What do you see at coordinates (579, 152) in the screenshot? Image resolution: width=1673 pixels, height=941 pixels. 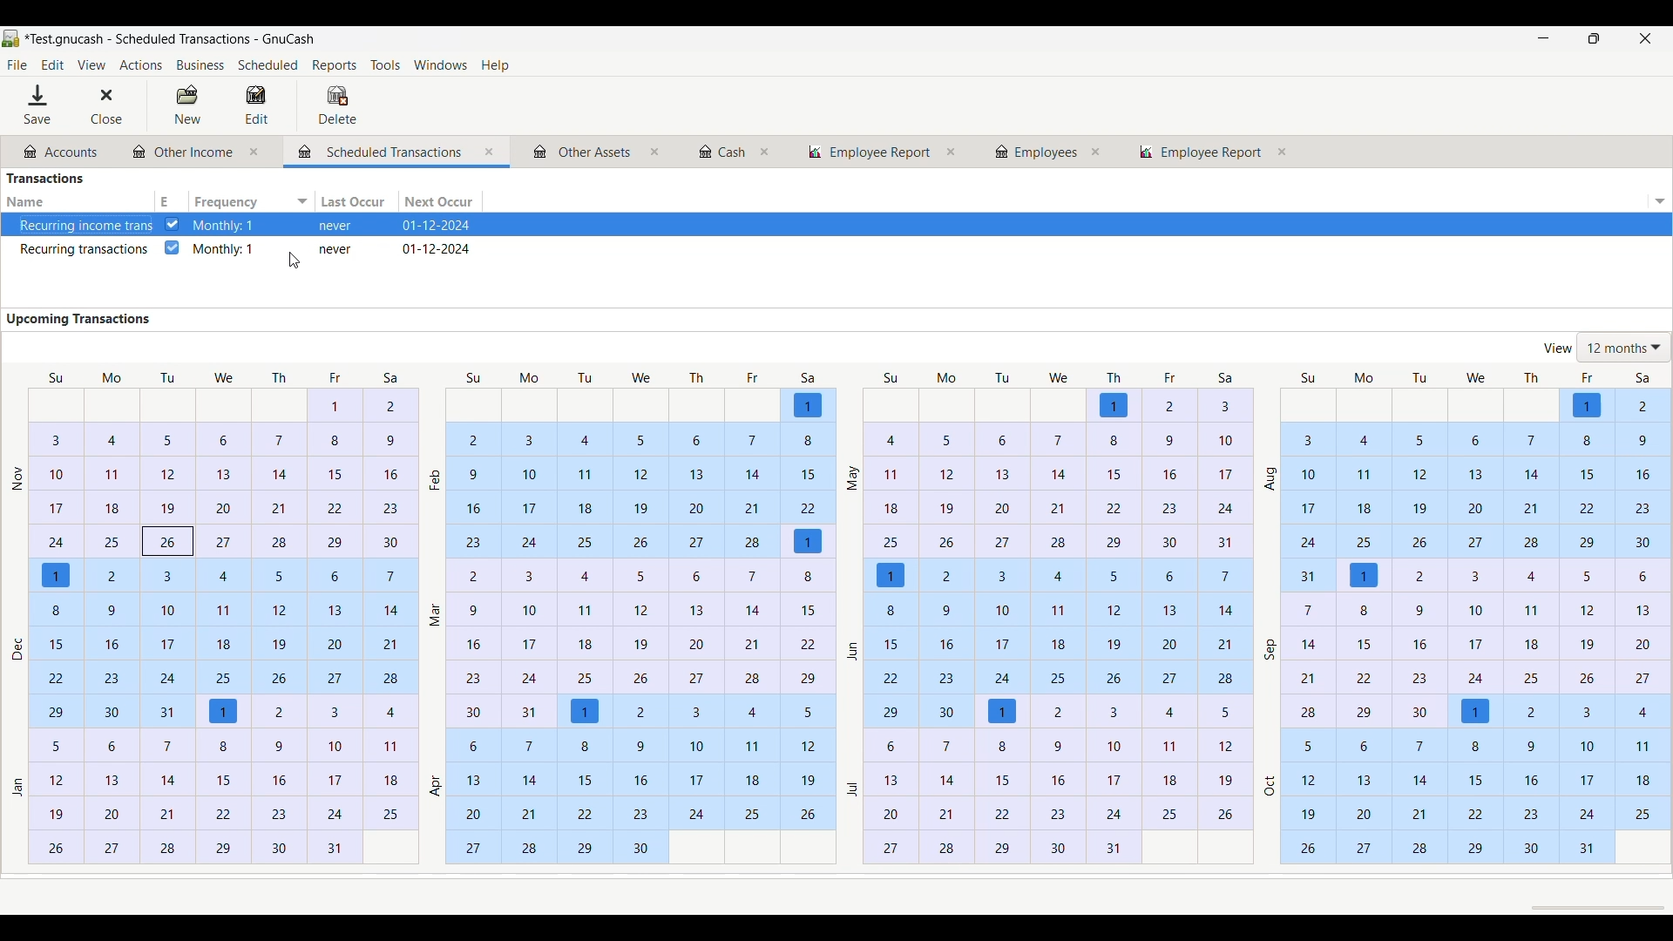 I see `other assets` at bounding box center [579, 152].